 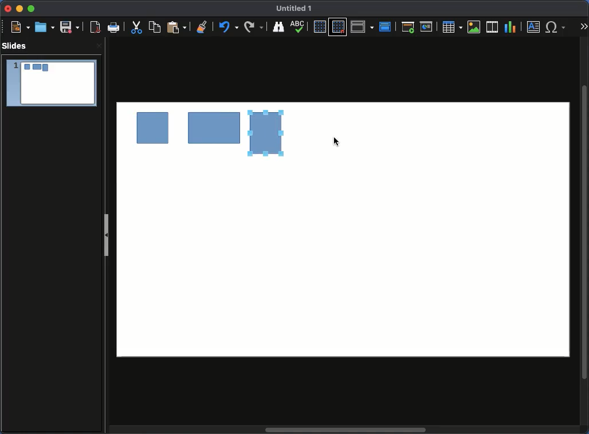 I want to click on Cut, so click(x=137, y=28).